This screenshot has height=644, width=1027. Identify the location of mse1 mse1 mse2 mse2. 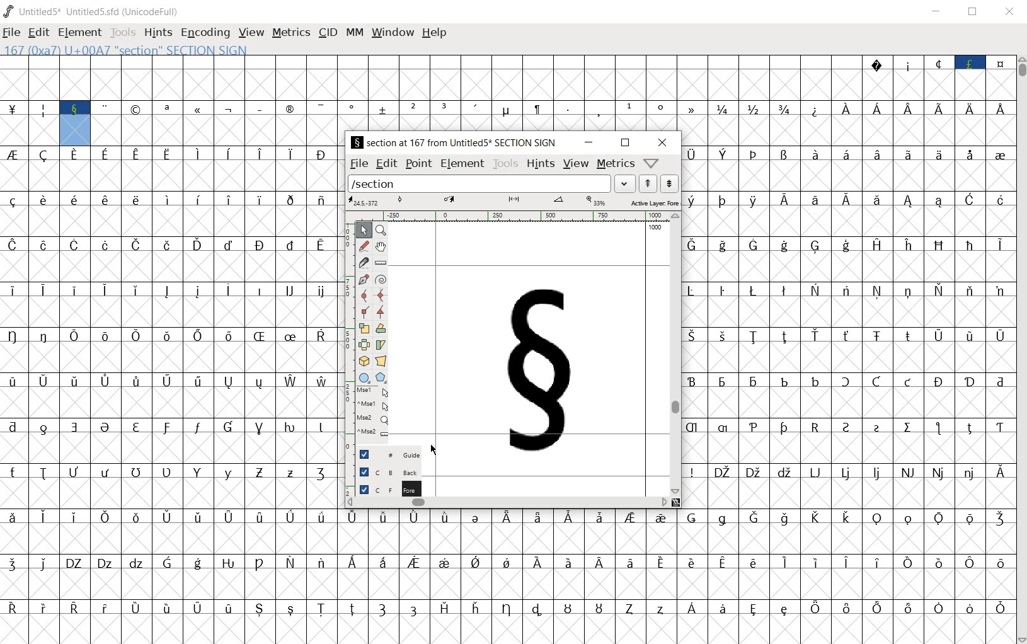
(375, 415).